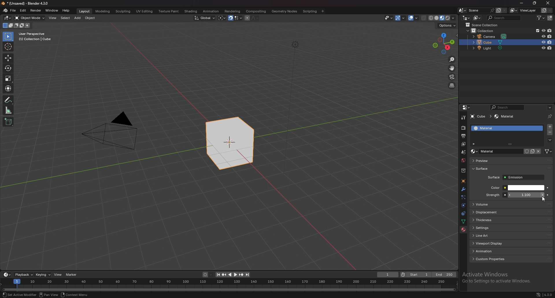 This screenshot has width=555, height=298. Describe the element at coordinates (463, 221) in the screenshot. I see `data` at that location.